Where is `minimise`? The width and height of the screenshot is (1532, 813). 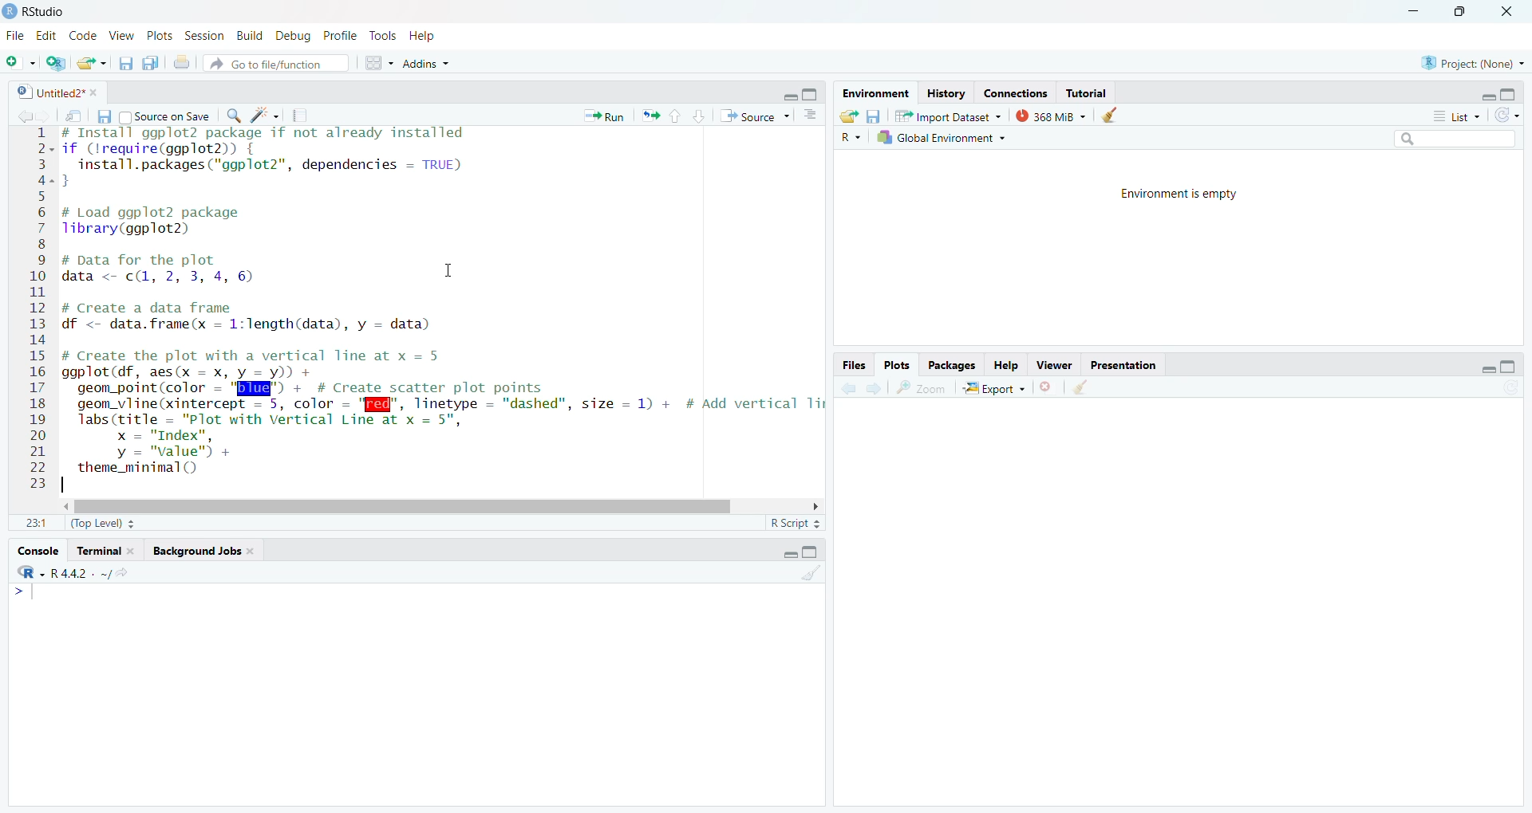
minimise is located at coordinates (1487, 369).